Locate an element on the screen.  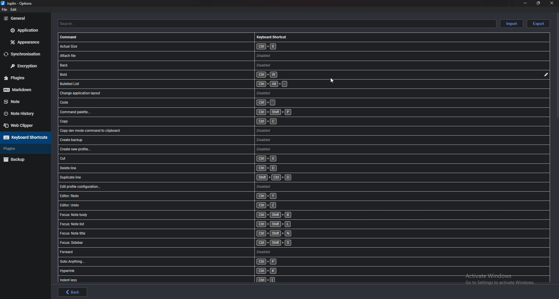
Export is located at coordinates (539, 24).